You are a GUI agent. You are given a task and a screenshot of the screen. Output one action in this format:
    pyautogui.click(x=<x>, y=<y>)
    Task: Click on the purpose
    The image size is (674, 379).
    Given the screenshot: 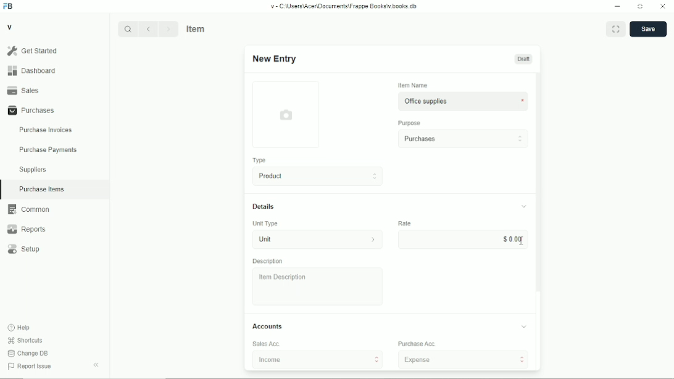 What is the action you would take?
    pyautogui.click(x=410, y=123)
    